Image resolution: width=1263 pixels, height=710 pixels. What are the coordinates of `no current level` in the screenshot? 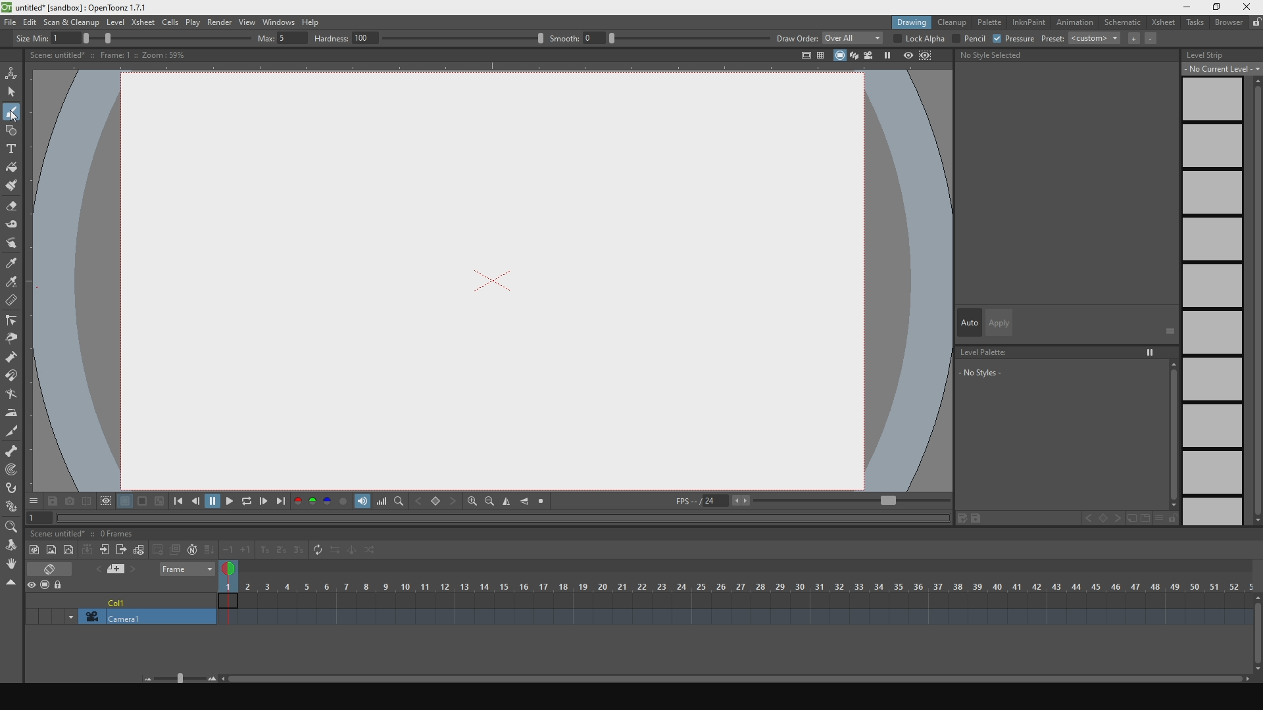 It's located at (1216, 70).